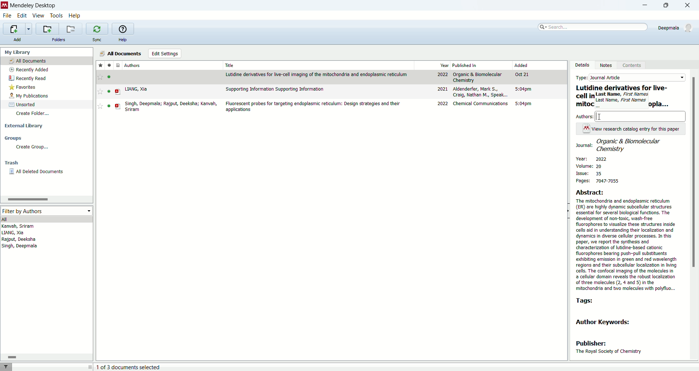 The width and height of the screenshot is (699, 371). I want to click on filter by authors, so click(47, 210).